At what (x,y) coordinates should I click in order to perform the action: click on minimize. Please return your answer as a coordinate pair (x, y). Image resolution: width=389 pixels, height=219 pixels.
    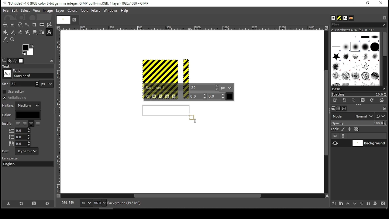
    Looking at the image, I should click on (354, 3).